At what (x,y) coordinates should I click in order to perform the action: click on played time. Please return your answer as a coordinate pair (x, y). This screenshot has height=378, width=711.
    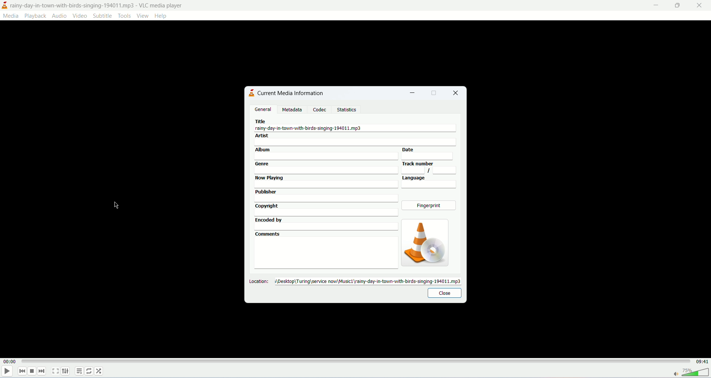
    Looking at the image, I should click on (9, 361).